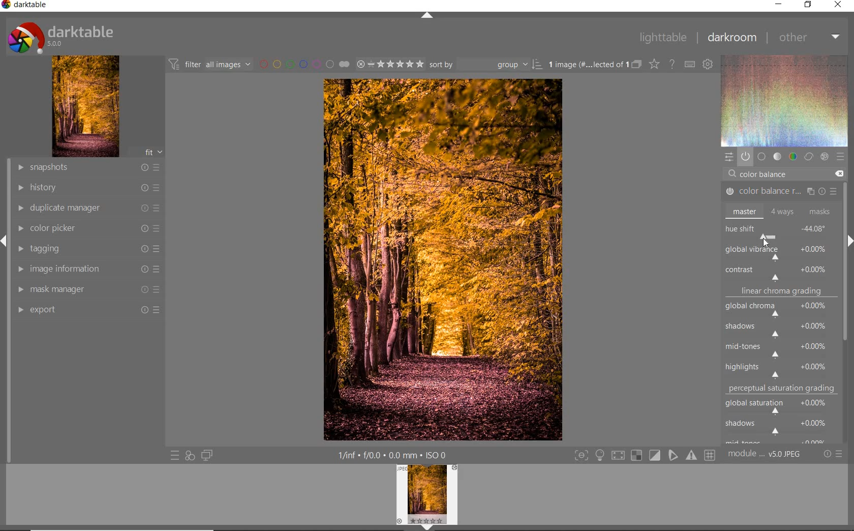 The width and height of the screenshot is (854, 531). I want to click on DELETE, so click(839, 173).